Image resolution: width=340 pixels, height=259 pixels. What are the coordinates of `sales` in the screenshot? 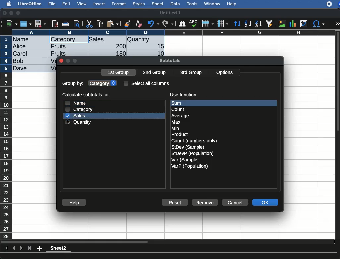 It's located at (77, 116).